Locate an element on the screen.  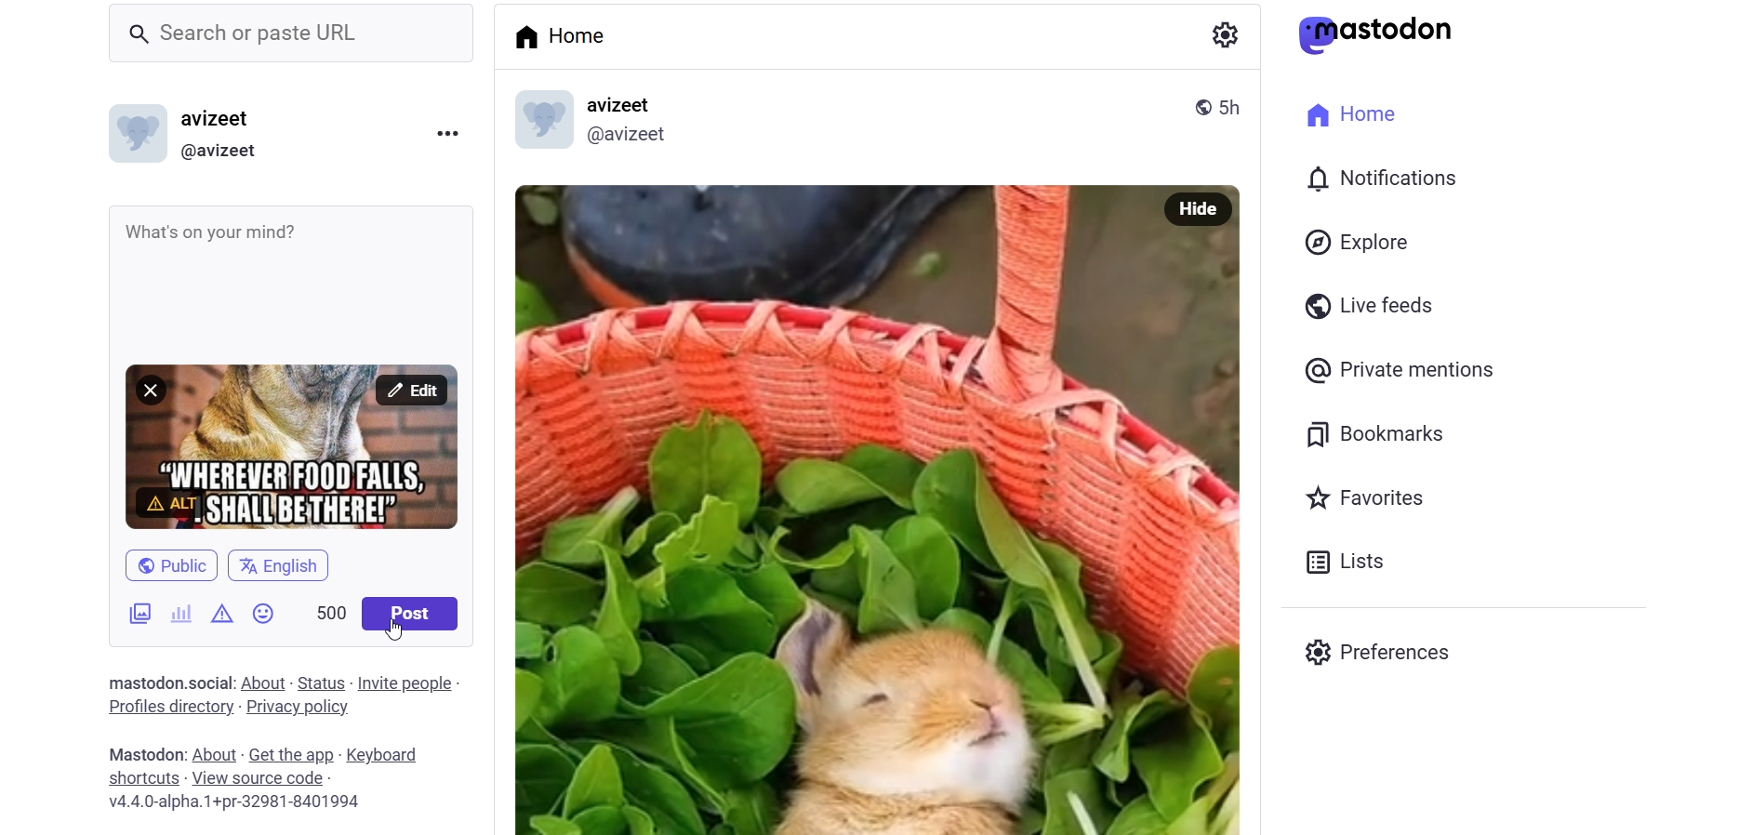
get the app is located at coordinates (291, 755).